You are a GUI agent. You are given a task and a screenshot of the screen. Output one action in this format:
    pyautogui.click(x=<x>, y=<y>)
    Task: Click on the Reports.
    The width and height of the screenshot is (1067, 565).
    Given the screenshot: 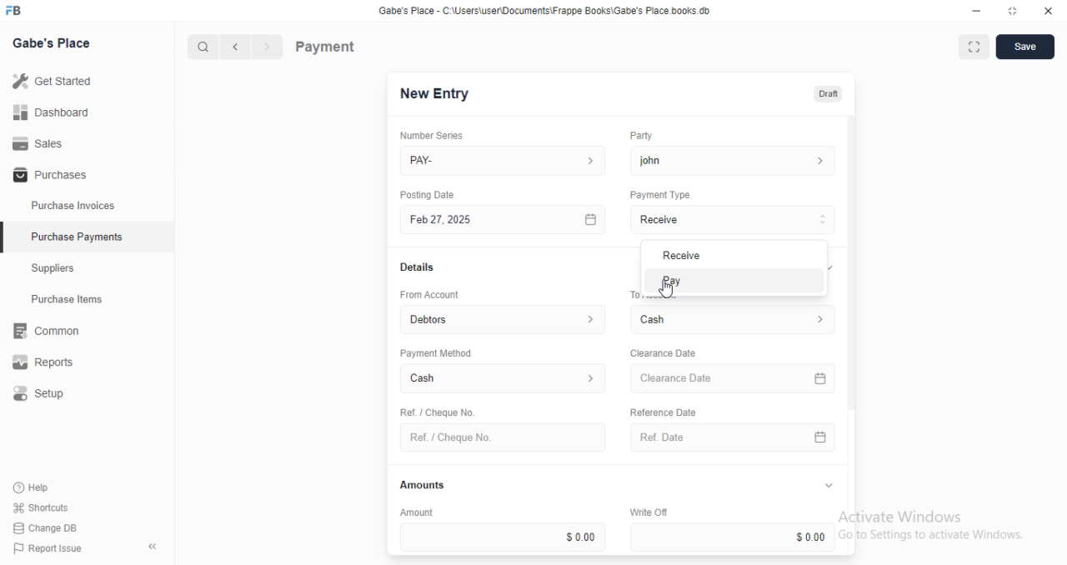 What is the action you would take?
    pyautogui.click(x=49, y=362)
    